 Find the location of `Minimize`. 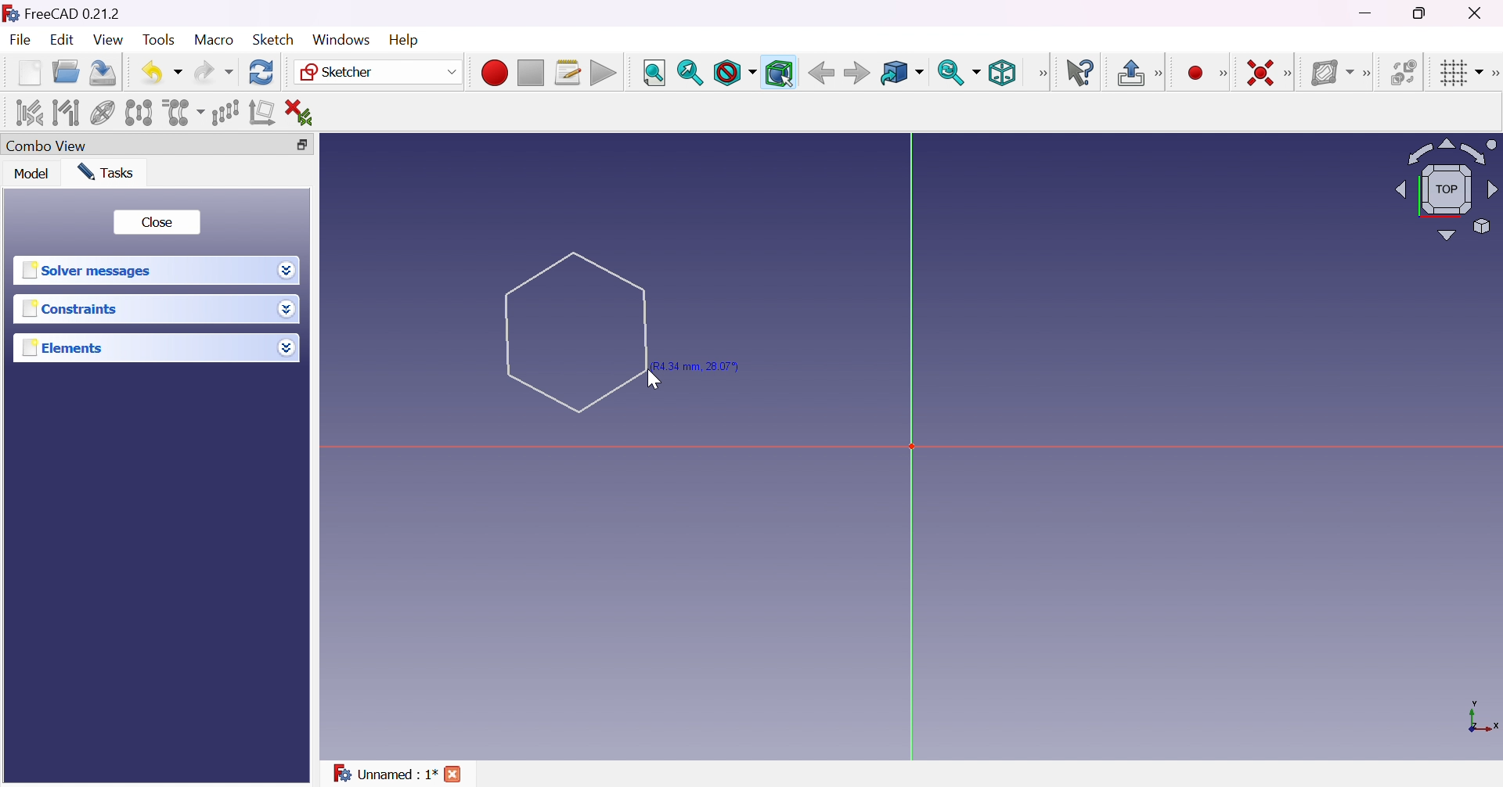

Minimize is located at coordinates (1368, 13).